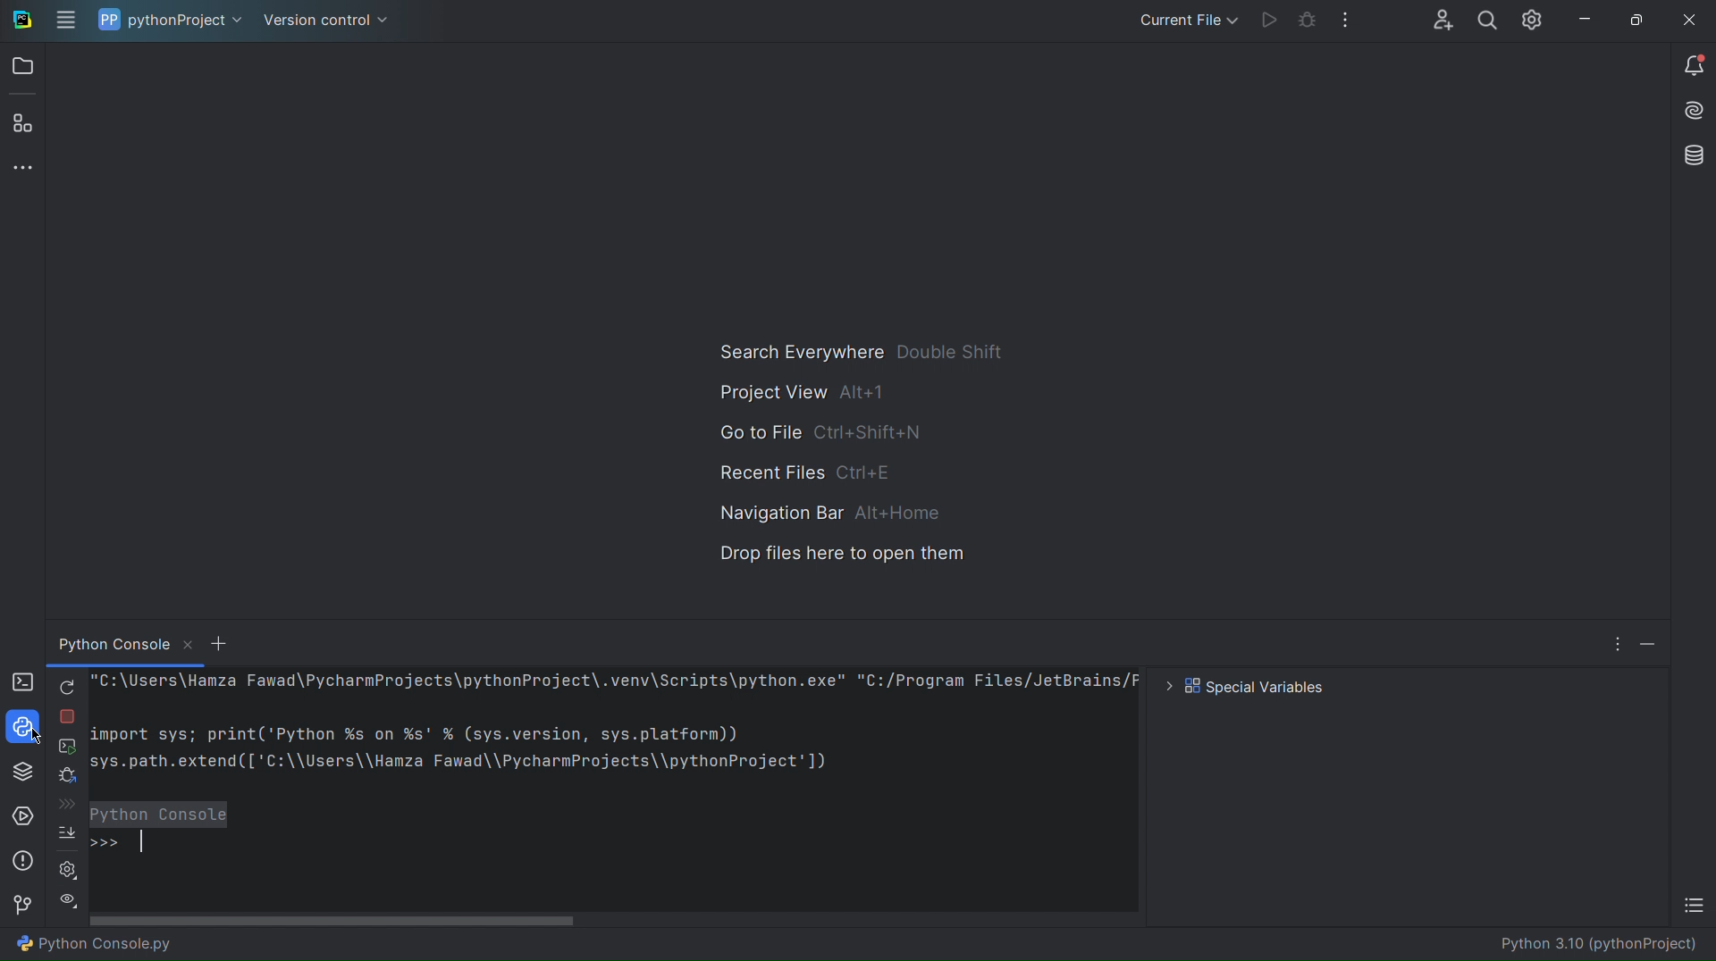  What do you see at coordinates (1341, 21) in the screenshot?
I see `More` at bounding box center [1341, 21].